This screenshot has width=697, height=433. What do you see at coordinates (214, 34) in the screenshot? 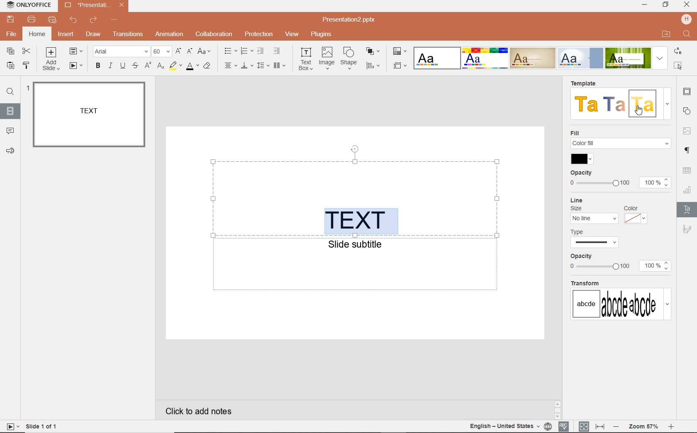
I see `COLLABORATION` at bounding box center [214, 34].